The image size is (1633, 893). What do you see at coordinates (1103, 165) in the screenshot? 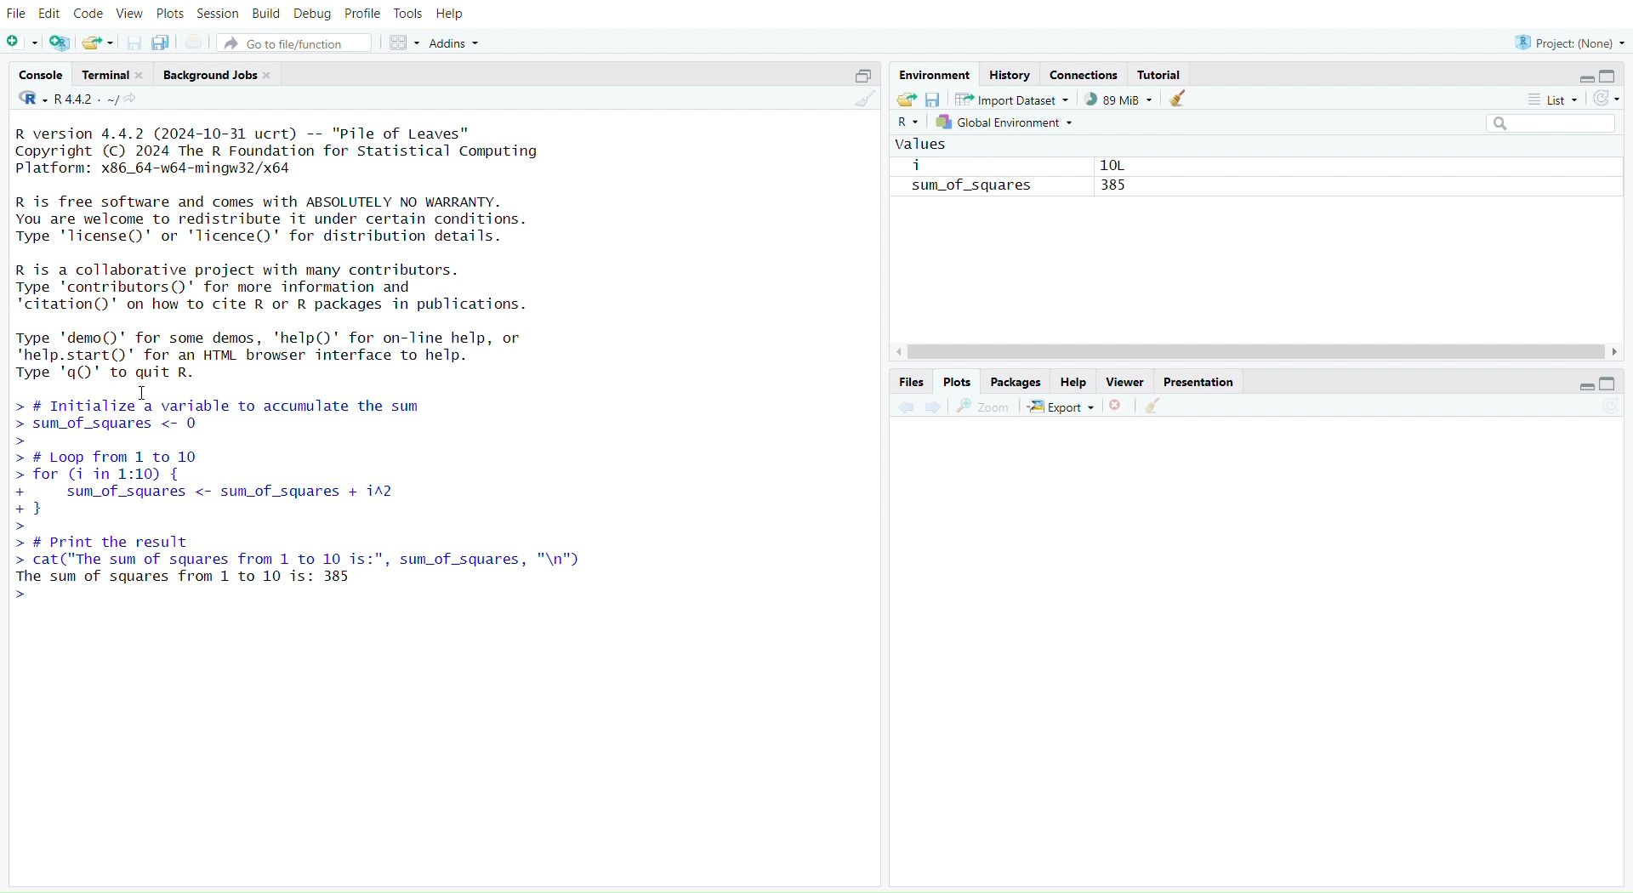
I see `10L` at bounding box center [1103, 165].